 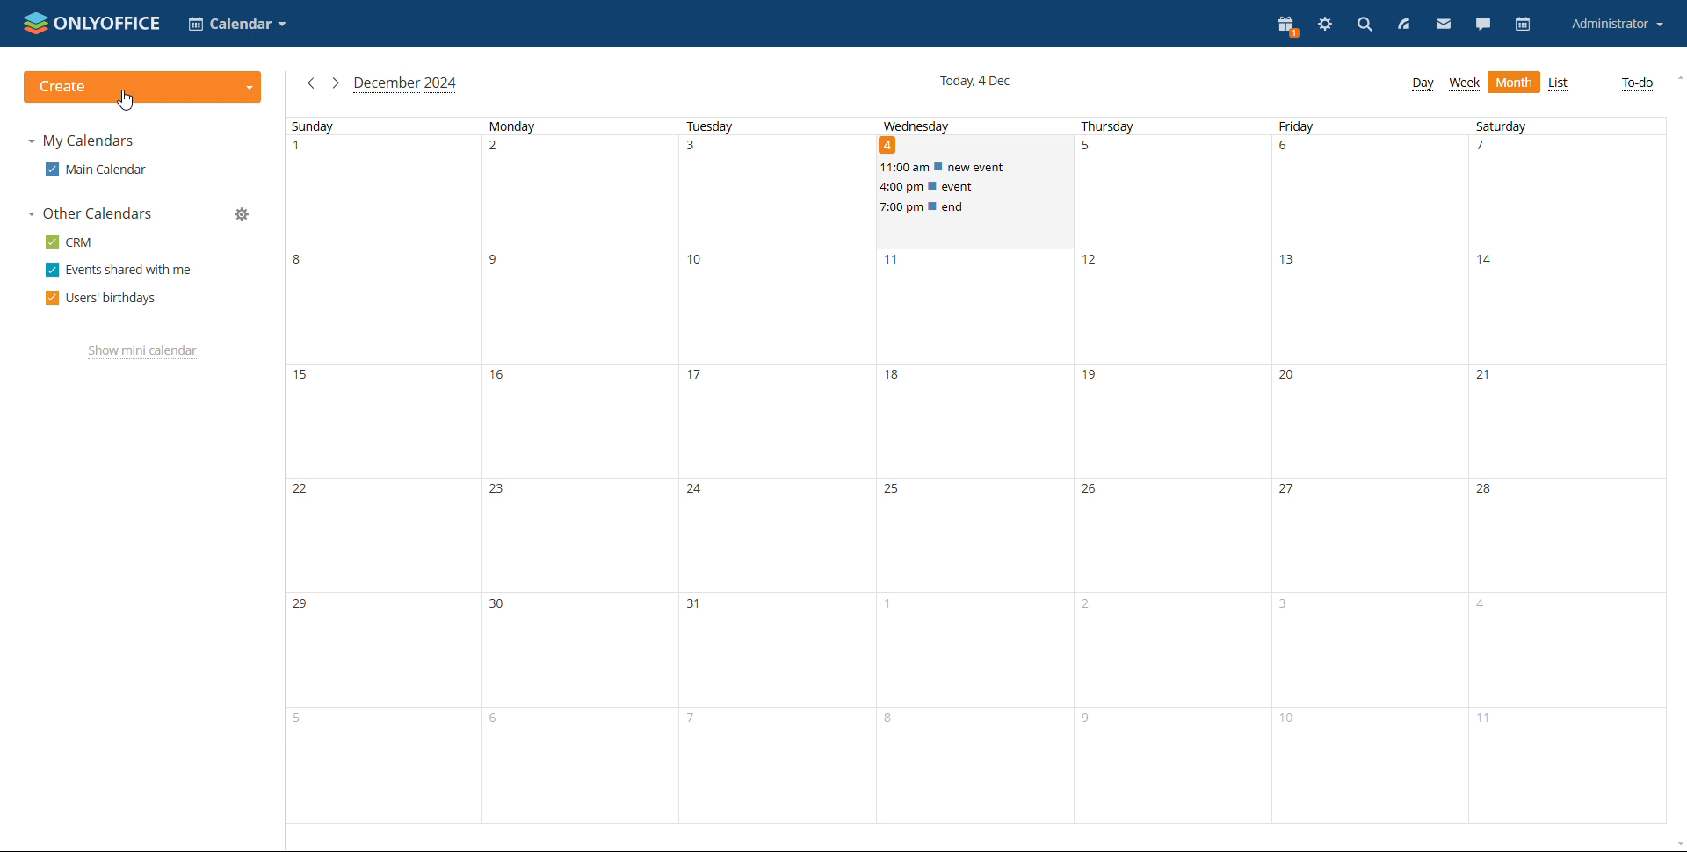 I want to click on users' birthdays, so click(x=101, y=299).